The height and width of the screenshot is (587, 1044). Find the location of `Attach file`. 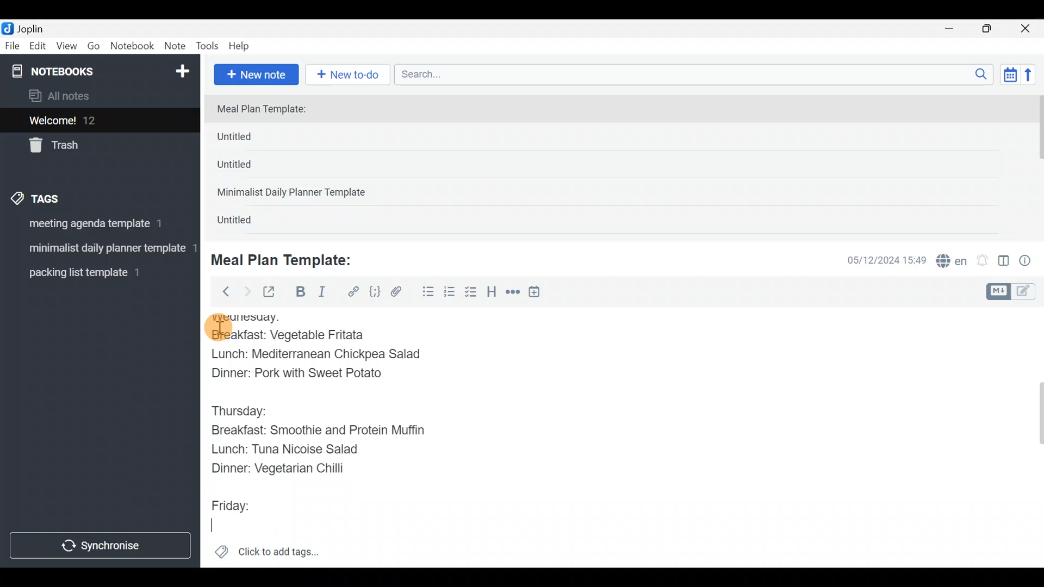

Attach file is located at coordinates (400, 293).